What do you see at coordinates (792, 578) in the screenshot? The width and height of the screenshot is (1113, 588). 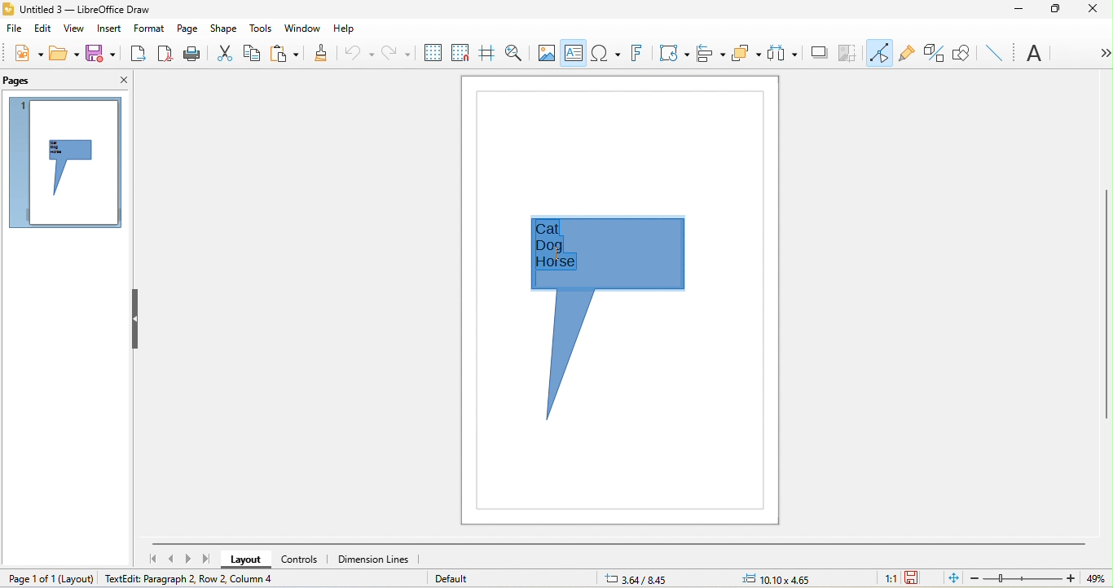 I see `10.10x4.65` at bounding box center [792, 578].